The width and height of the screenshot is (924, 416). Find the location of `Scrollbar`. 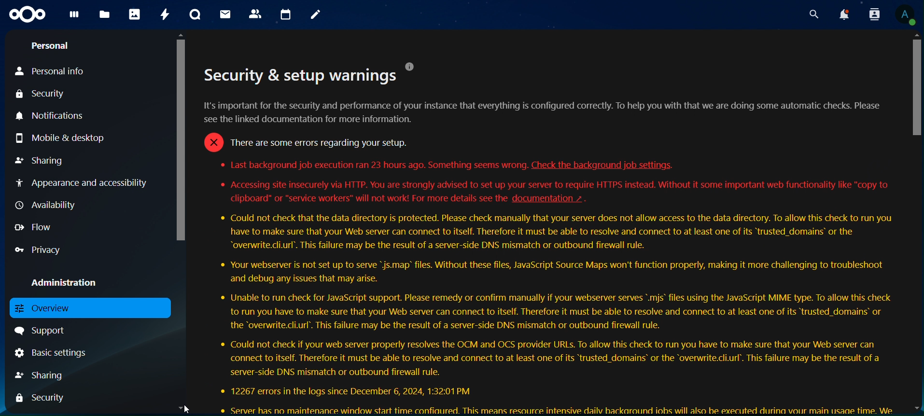

Scrollbar is located at coordinates (914, 222).